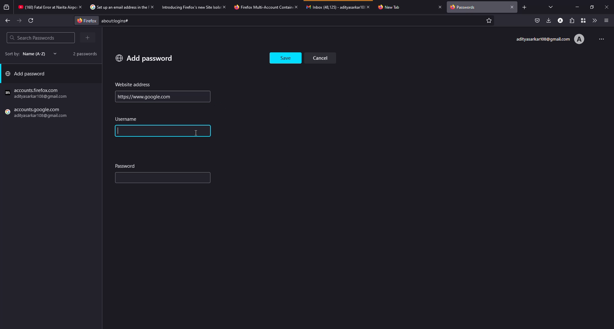 The height and width of the screenshot is (329, 614). Describe the element at coordinates (168, 21) in the screenshot. I see `about` at that location.